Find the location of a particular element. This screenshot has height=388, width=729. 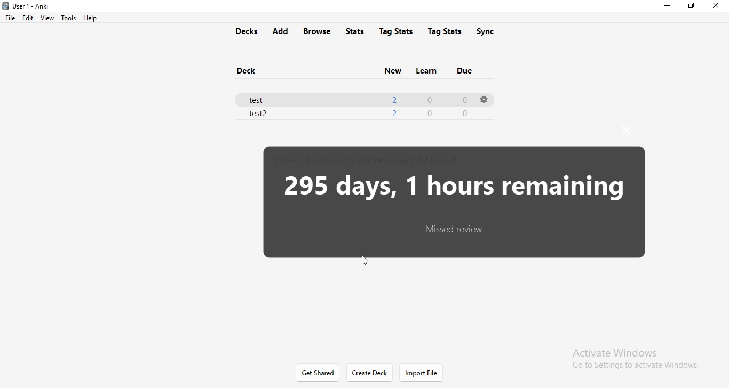

tools is located at coordinates (67, 18).